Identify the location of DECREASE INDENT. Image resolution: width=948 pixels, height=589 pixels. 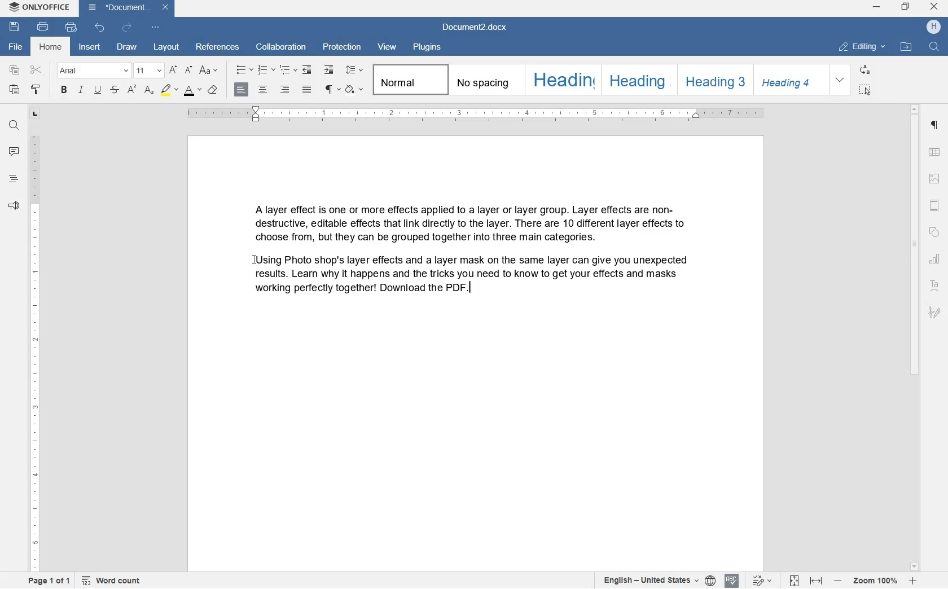
(308, 71).